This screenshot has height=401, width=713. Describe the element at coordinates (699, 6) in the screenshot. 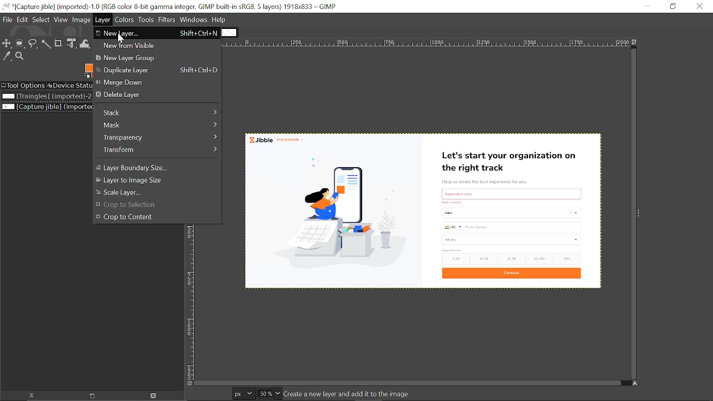

I see `Cose` at that location.